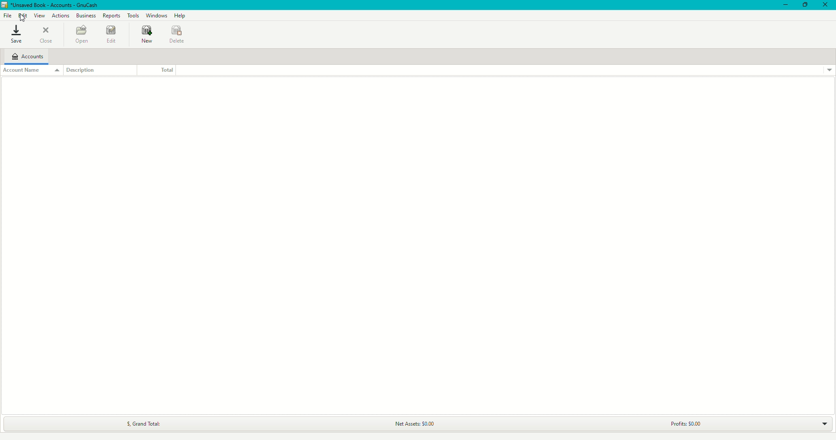 The width and height of the screenshot is (836, 440). What do you see at coordinates (27, 56) in the screenshot?
I see `Accounts` at bounding box center [27, 56].